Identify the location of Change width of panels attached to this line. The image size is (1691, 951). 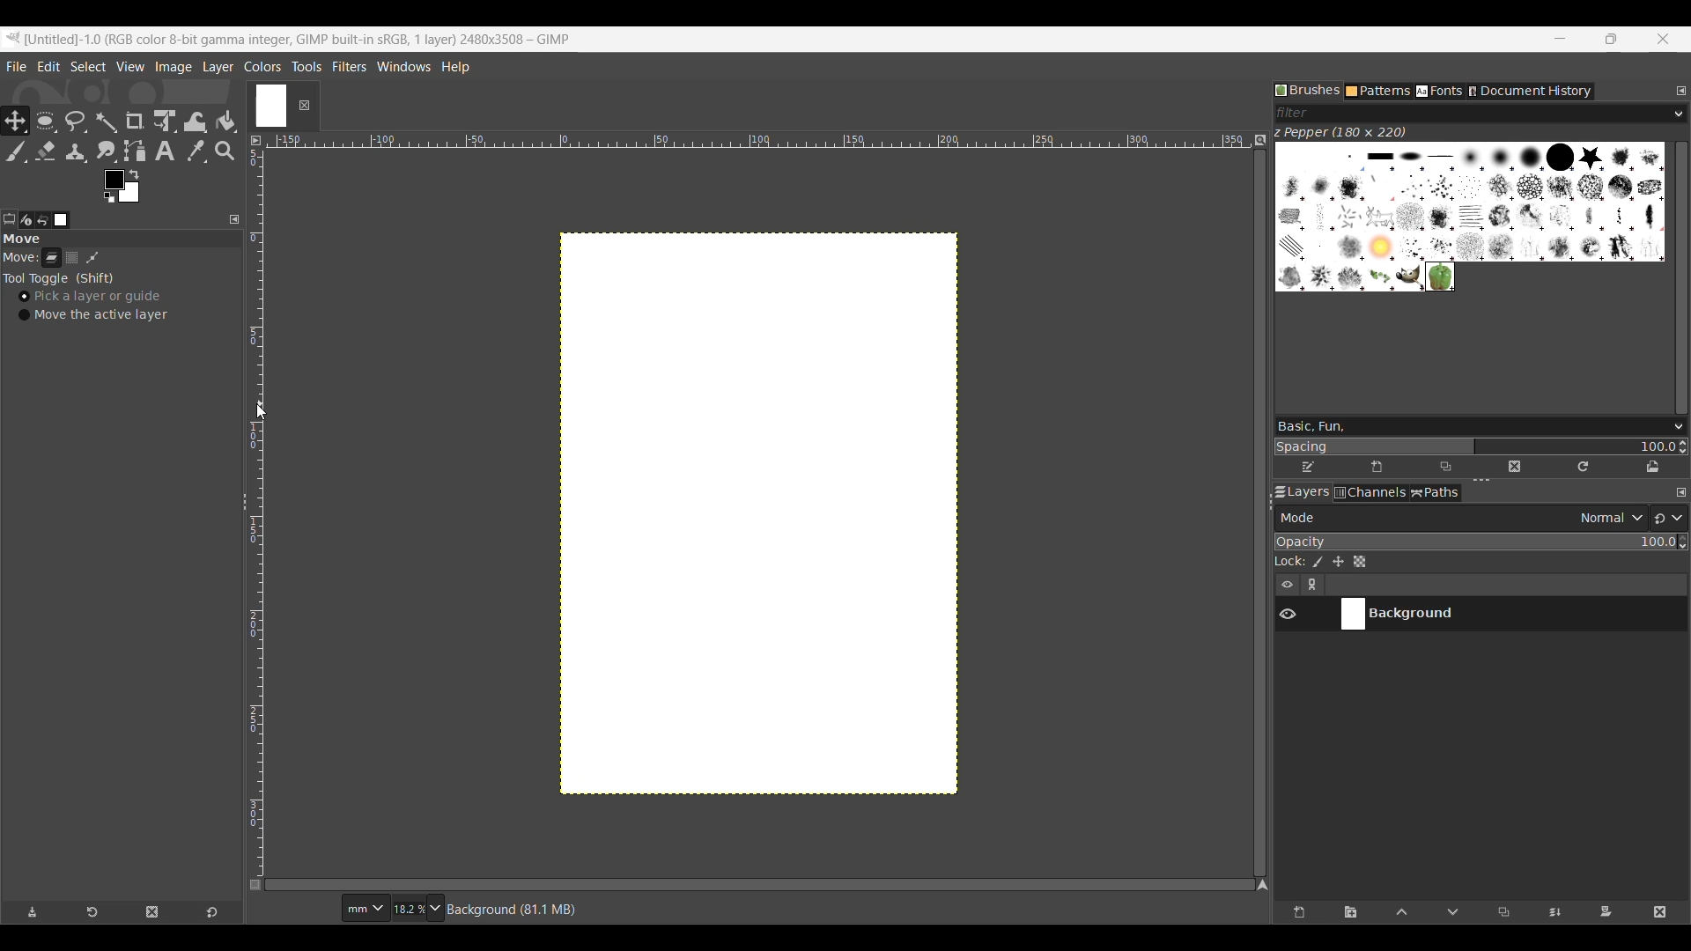
(1253, 507).